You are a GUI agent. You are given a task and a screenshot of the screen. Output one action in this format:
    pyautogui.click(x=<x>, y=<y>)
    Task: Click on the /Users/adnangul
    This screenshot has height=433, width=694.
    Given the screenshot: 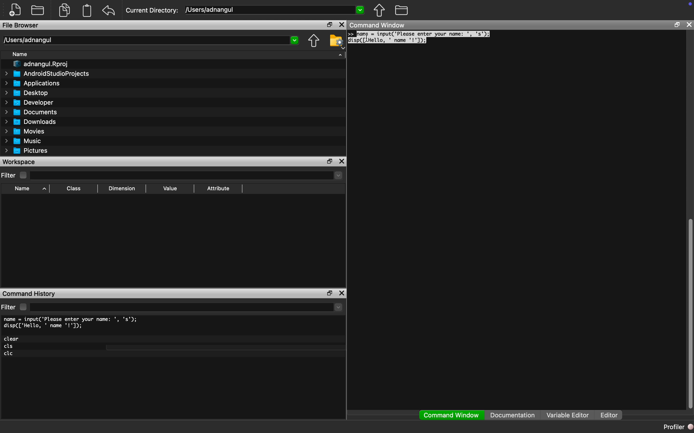 What is the action you would take?
    pyautogui.click(x=211, y=9)
    